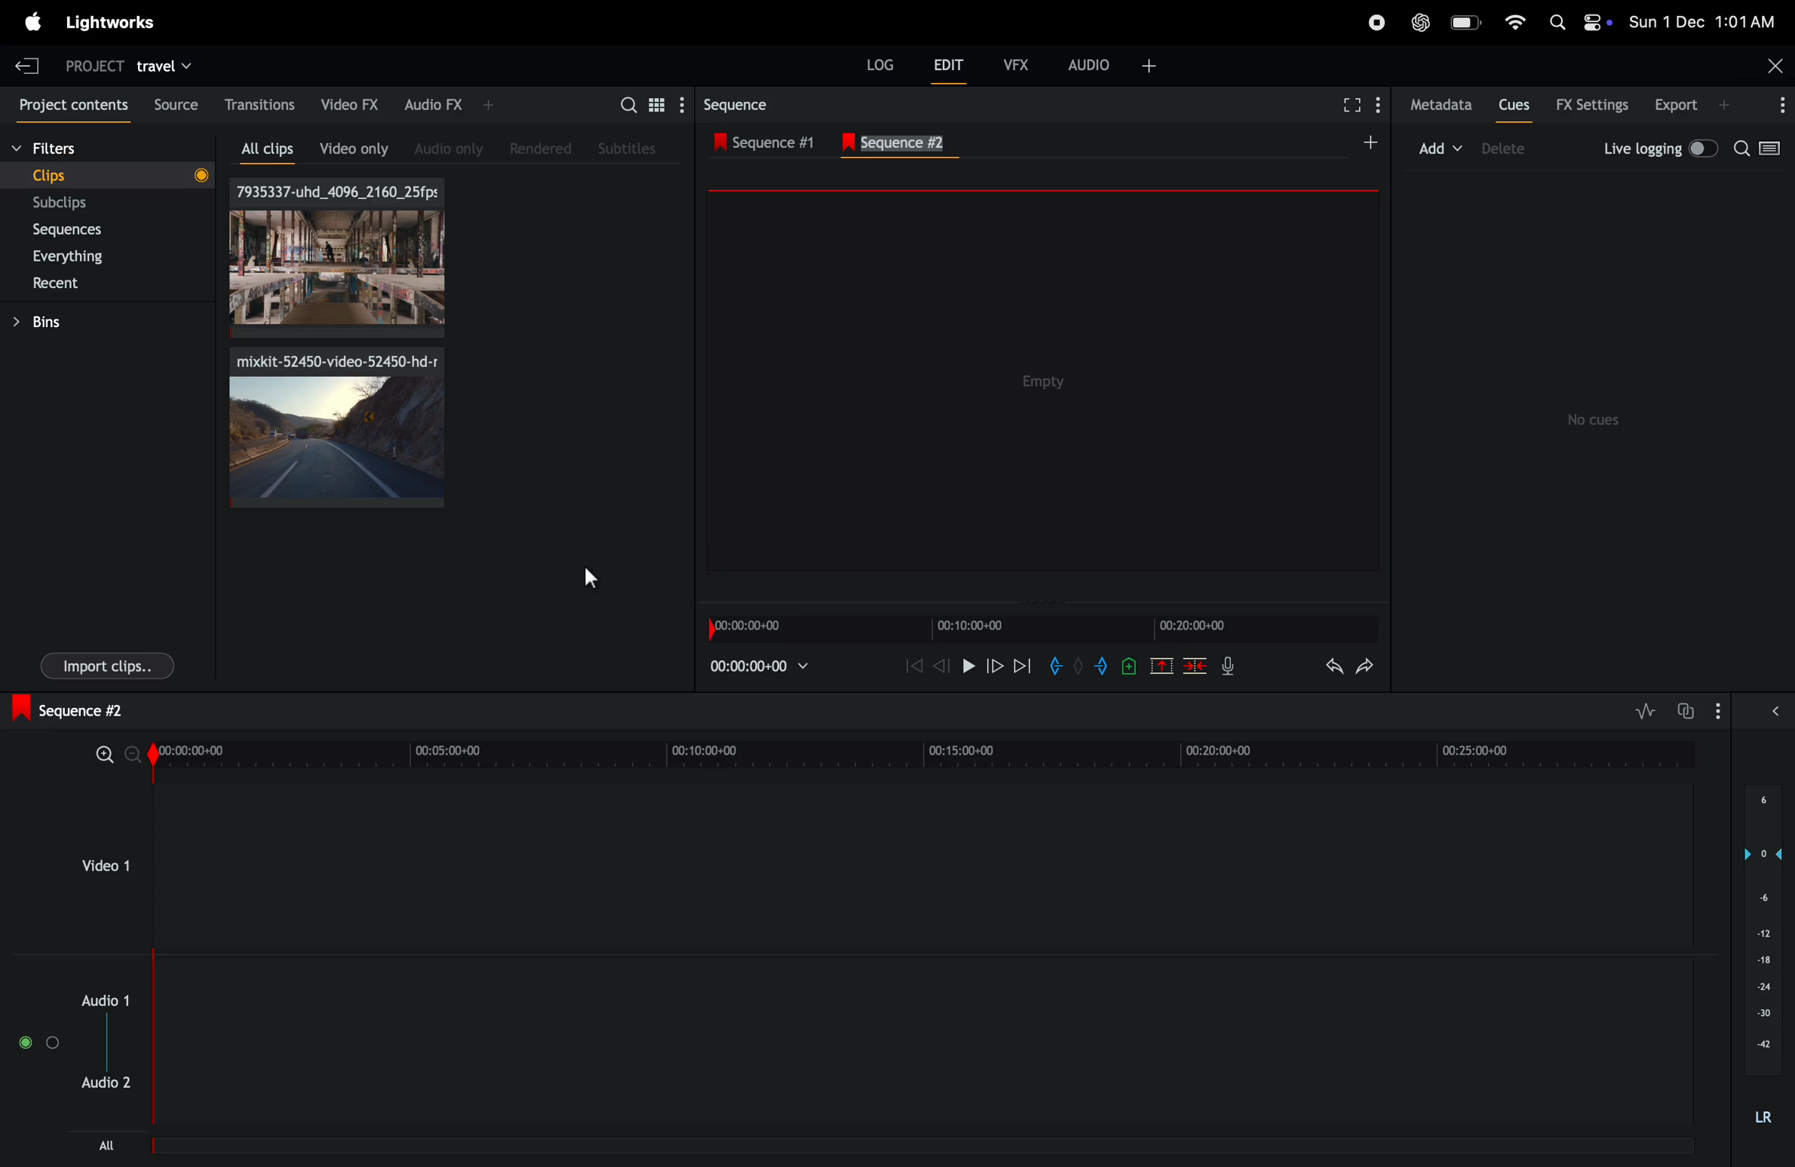 The height and width of the screenshot is (1167, 1795). Describe the element at coordinates (1047, 629) in the screenshot. I see `time frame` at that location.